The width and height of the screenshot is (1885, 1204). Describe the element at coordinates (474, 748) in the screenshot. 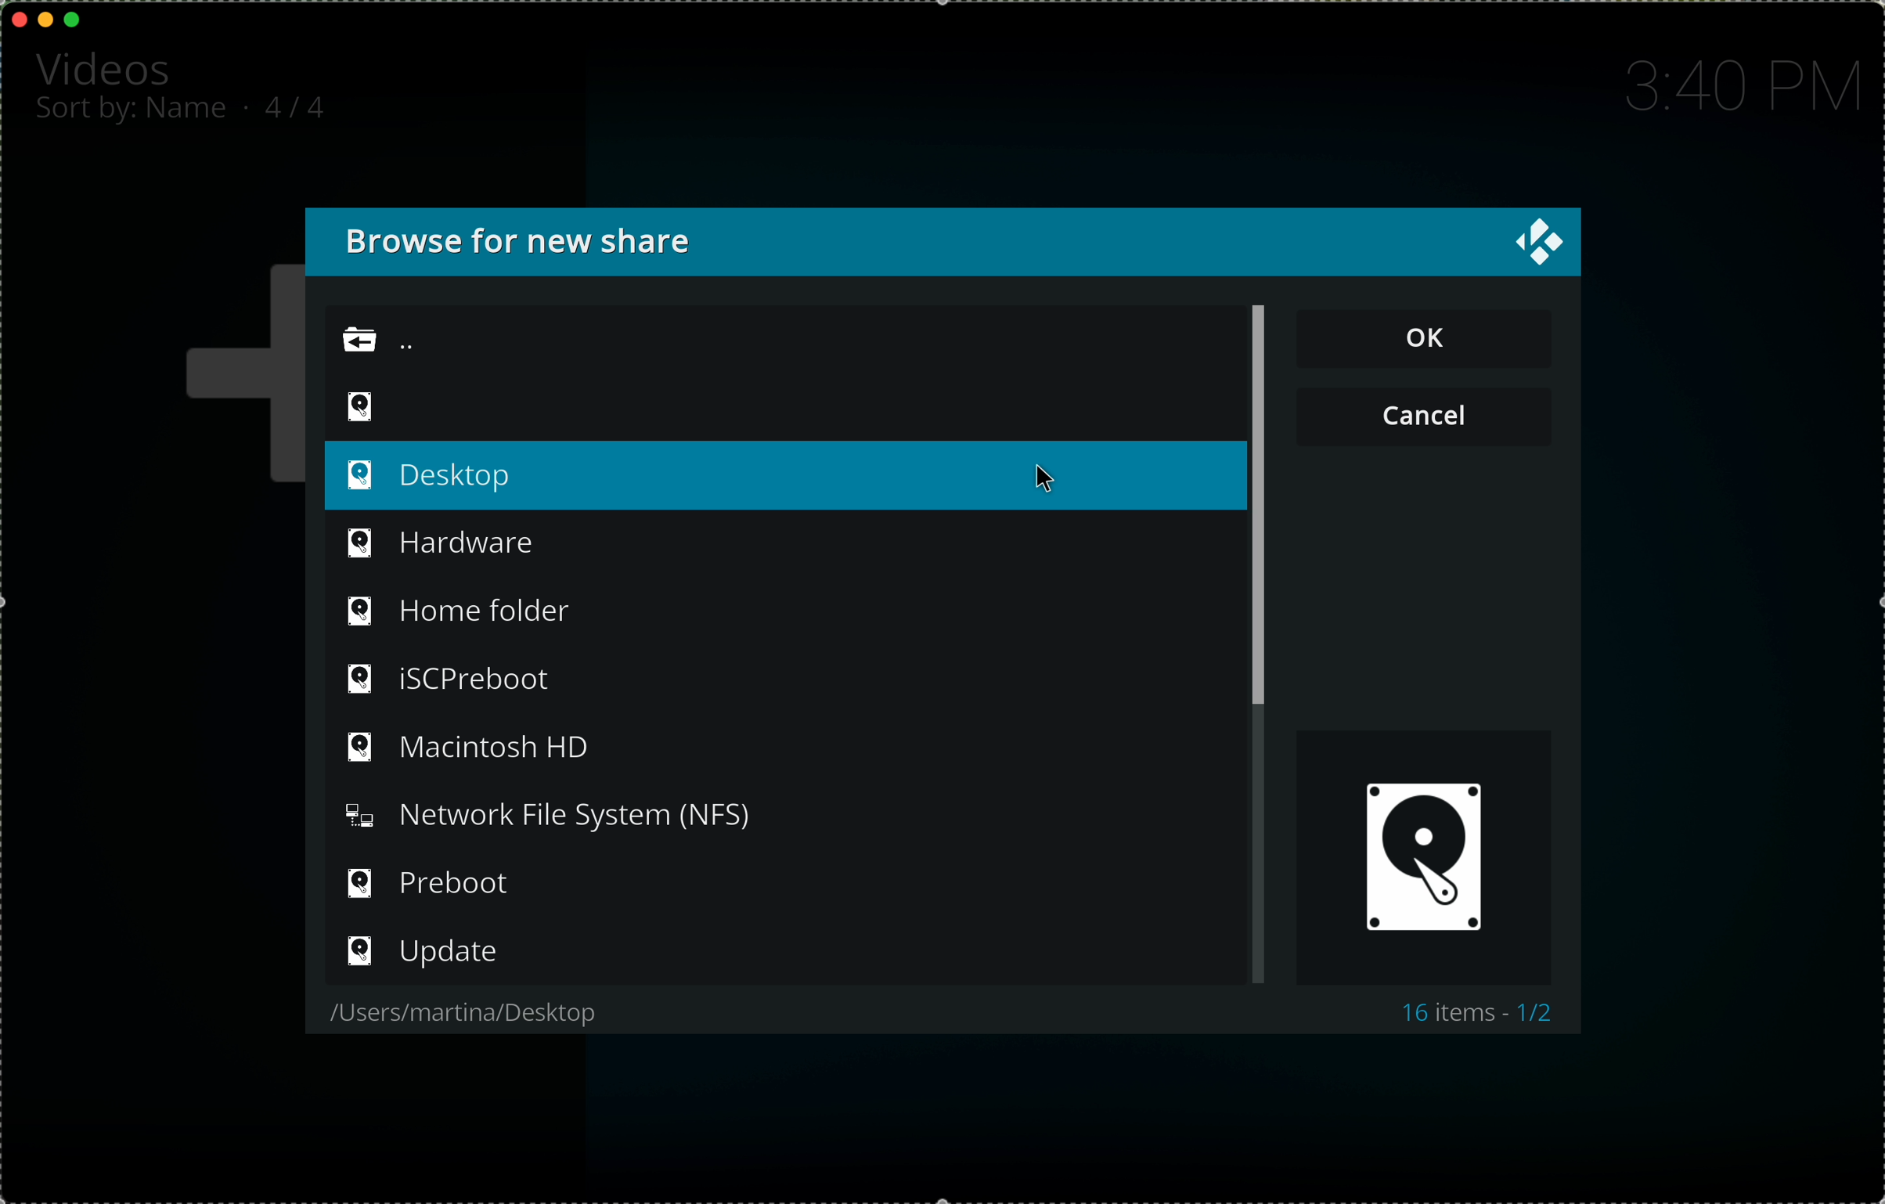

I see `Macintosh HD` at that location.